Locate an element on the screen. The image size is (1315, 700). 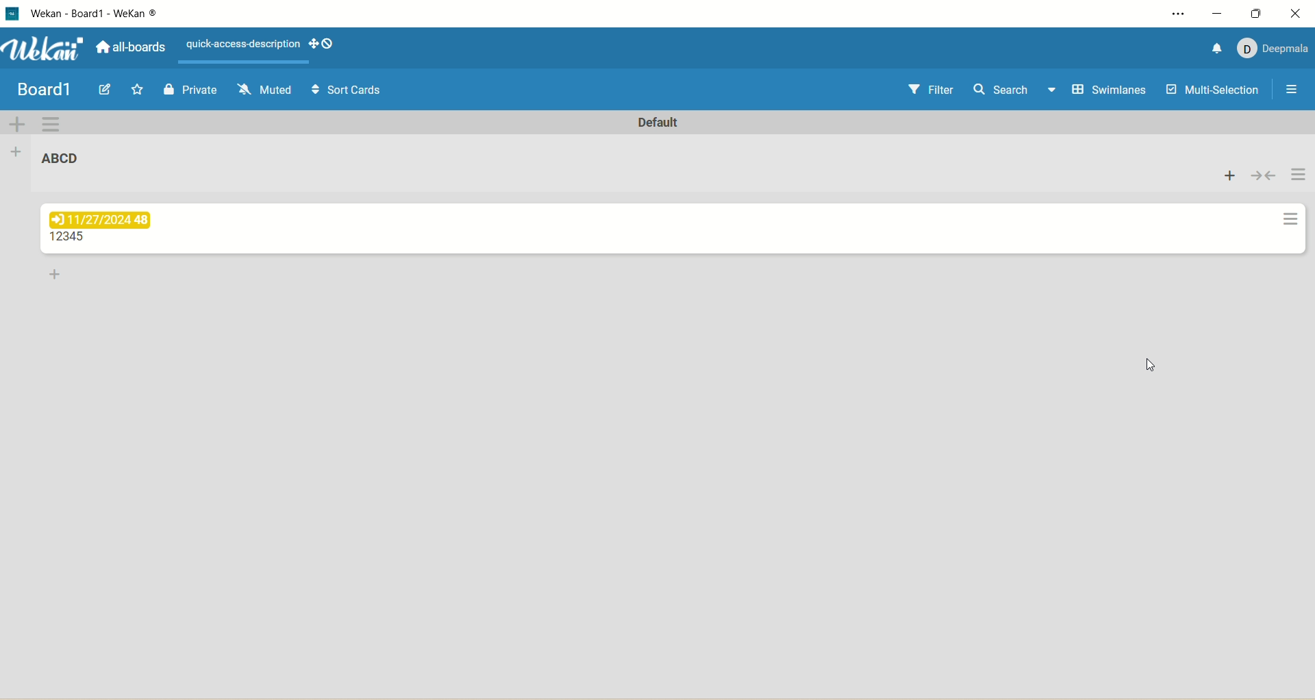
add is located at coordinates (1231, 175).